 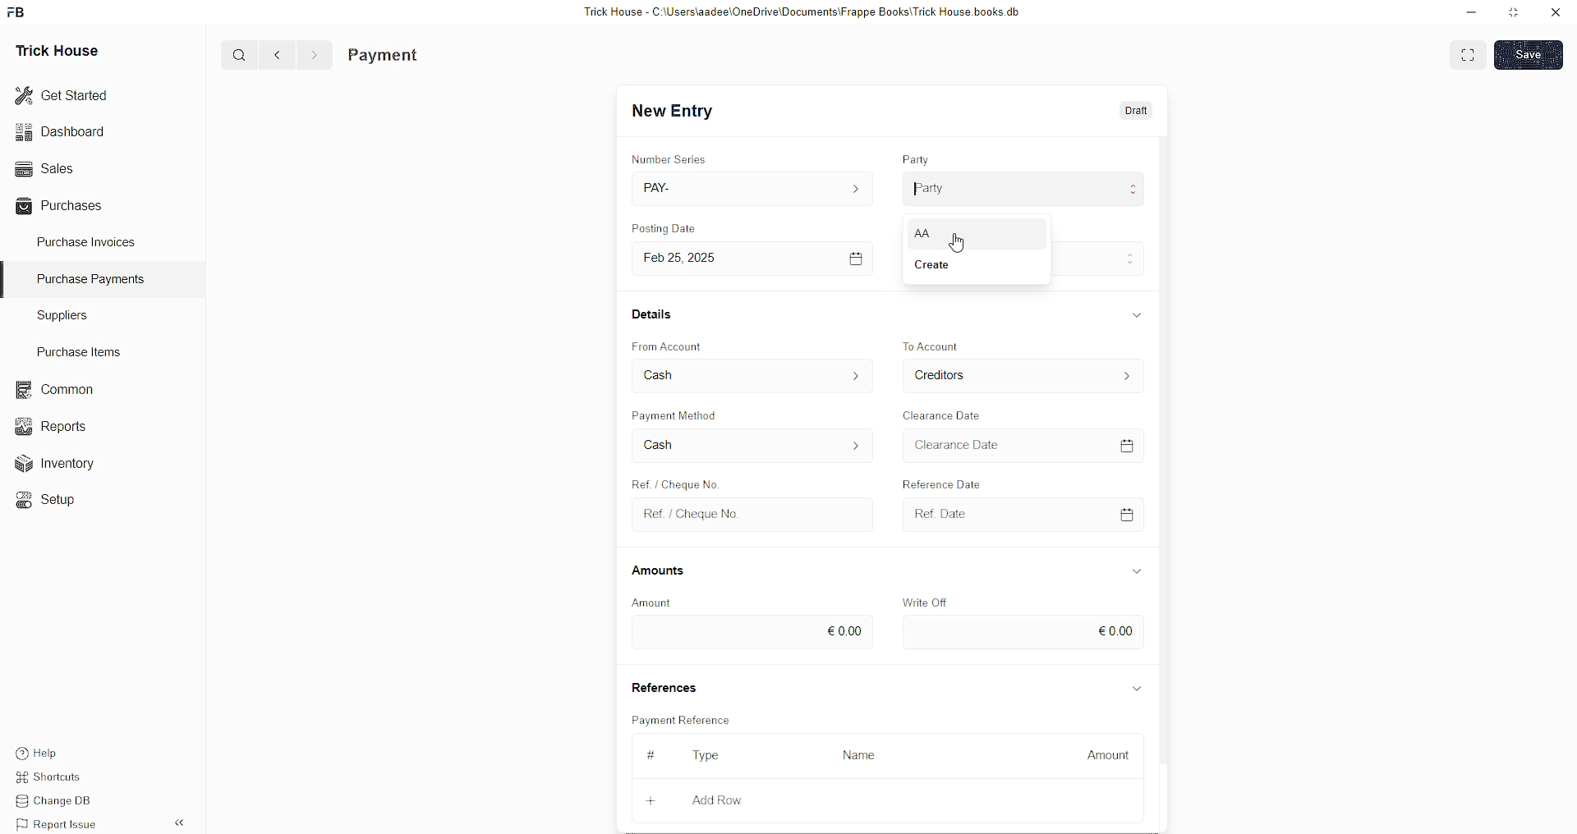 I want to click on cursor, so click(x=963, y=248).